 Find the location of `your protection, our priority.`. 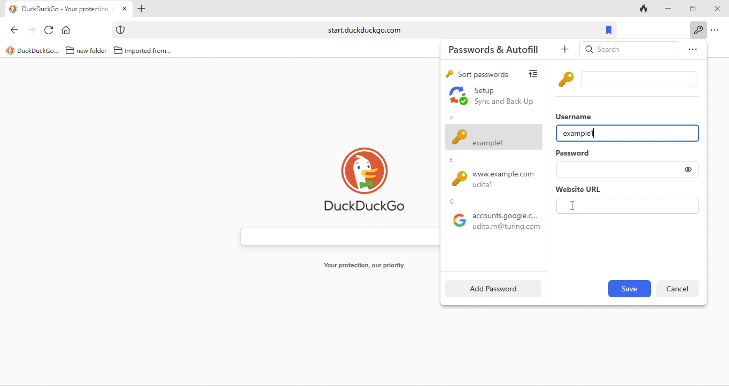

your protection, our priority. is located at coordinates (365, 266).